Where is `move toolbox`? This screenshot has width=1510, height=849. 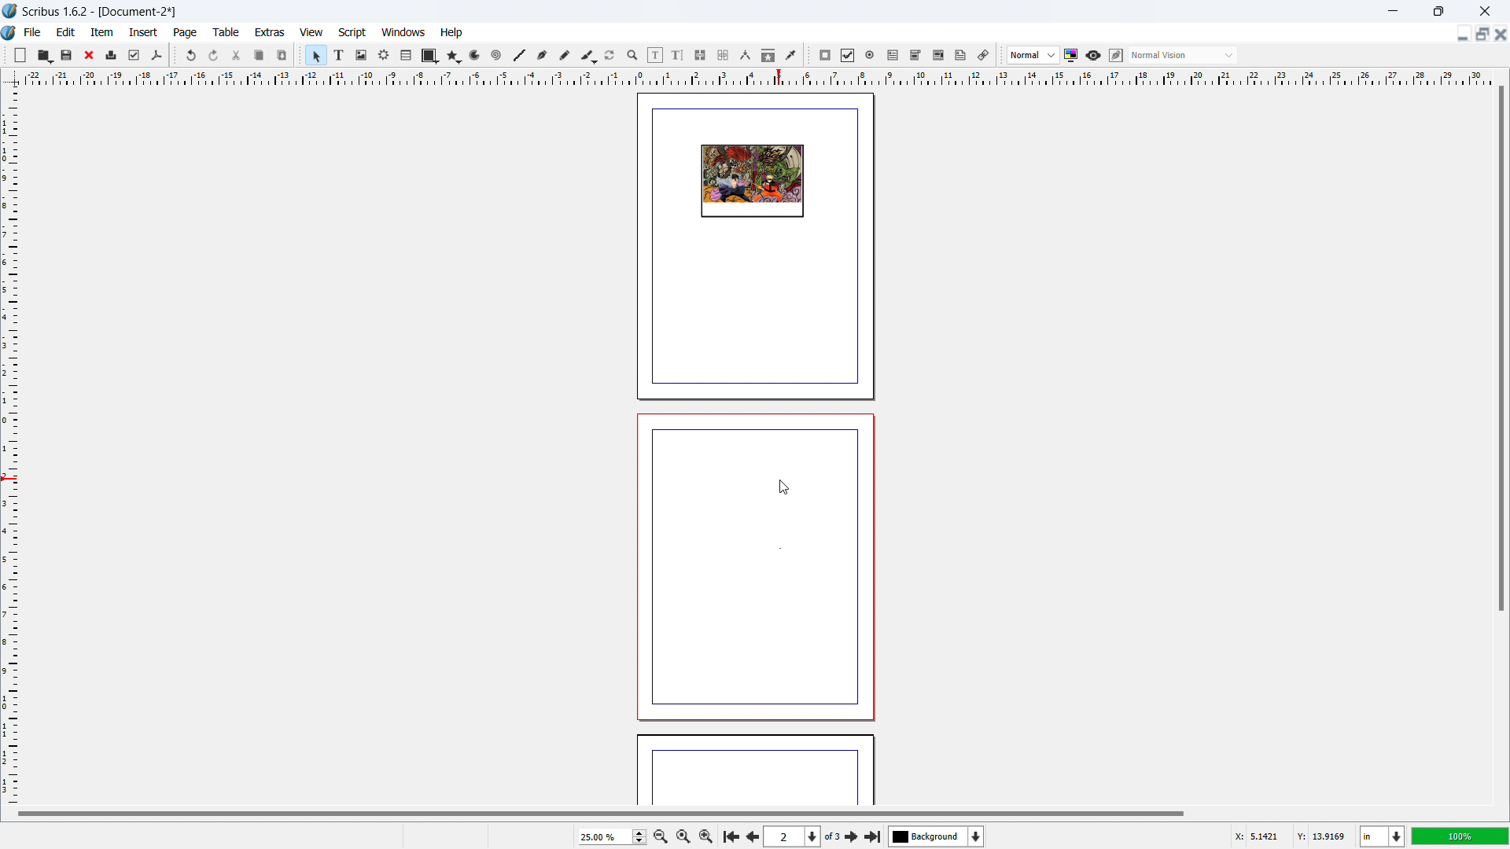 move toolbox is located at coordinates (808, 56).